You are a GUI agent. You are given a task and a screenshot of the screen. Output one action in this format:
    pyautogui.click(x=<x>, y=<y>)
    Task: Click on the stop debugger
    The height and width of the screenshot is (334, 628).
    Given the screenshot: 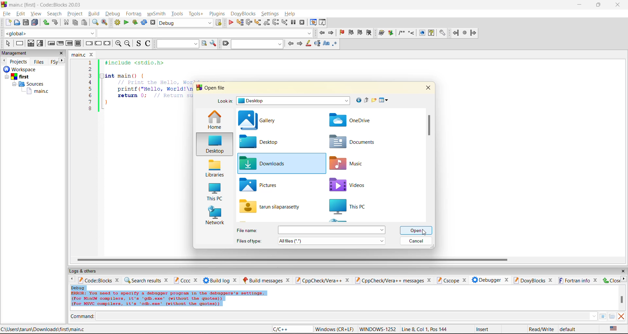 What is the action you would take?
    pyautogui.click(x=302, y=23)
    